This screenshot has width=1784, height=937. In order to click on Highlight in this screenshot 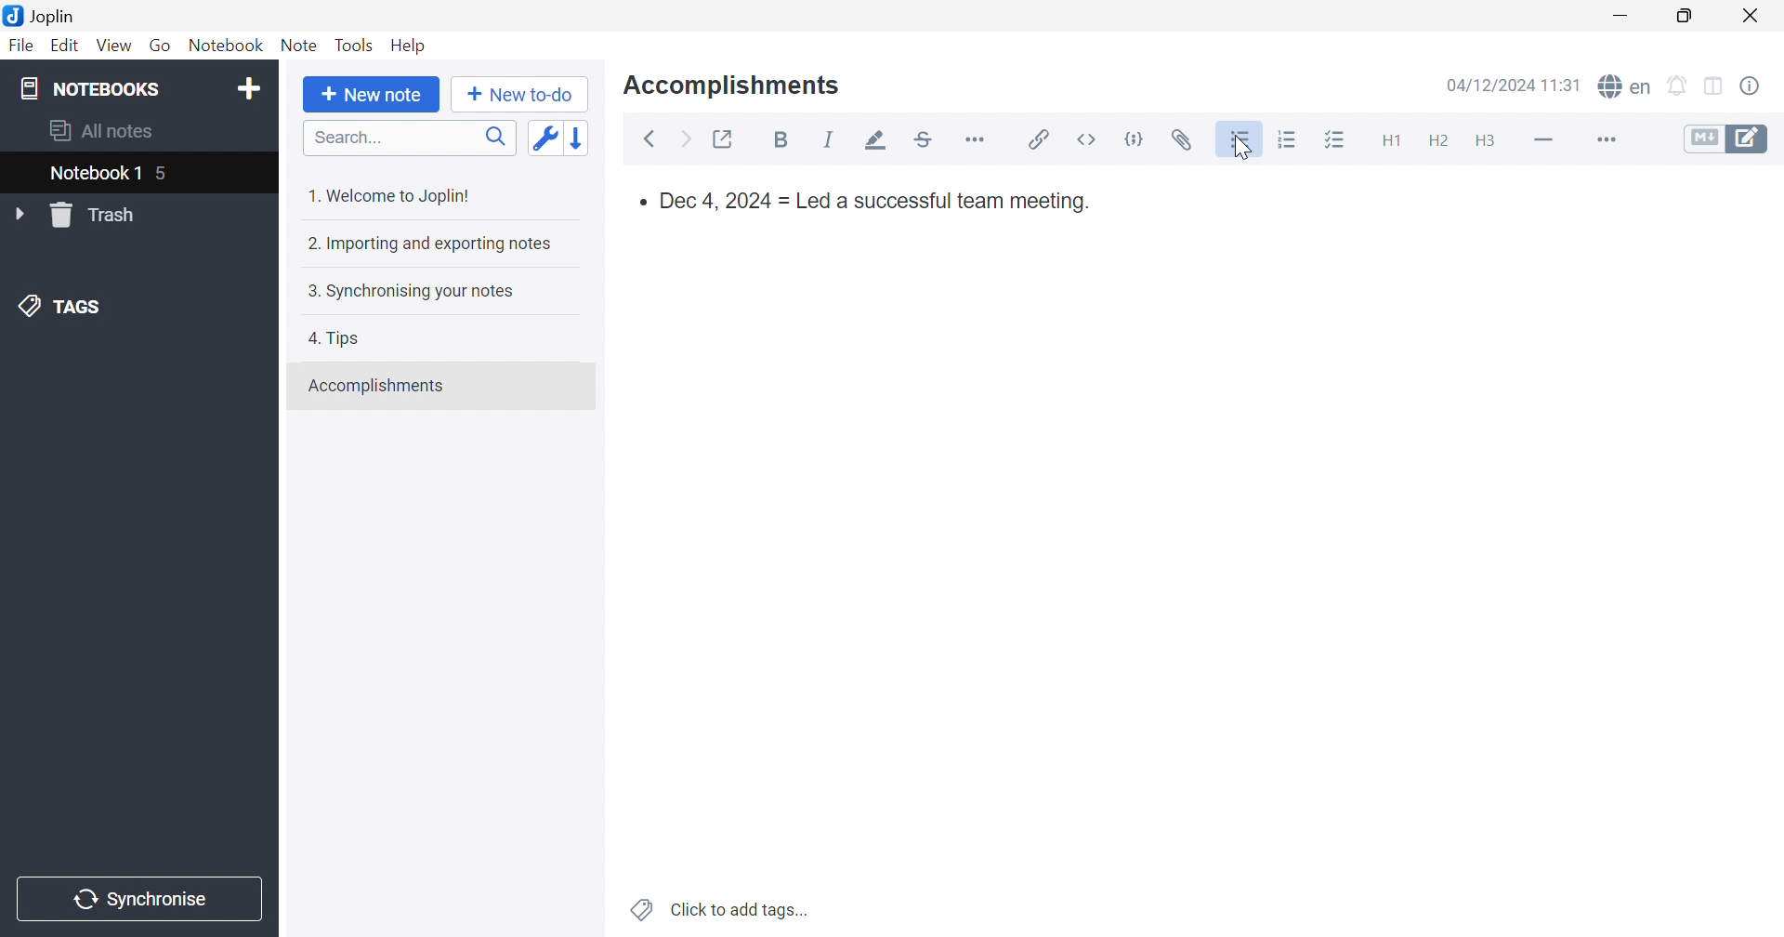, I will do `click(880, 140)`.